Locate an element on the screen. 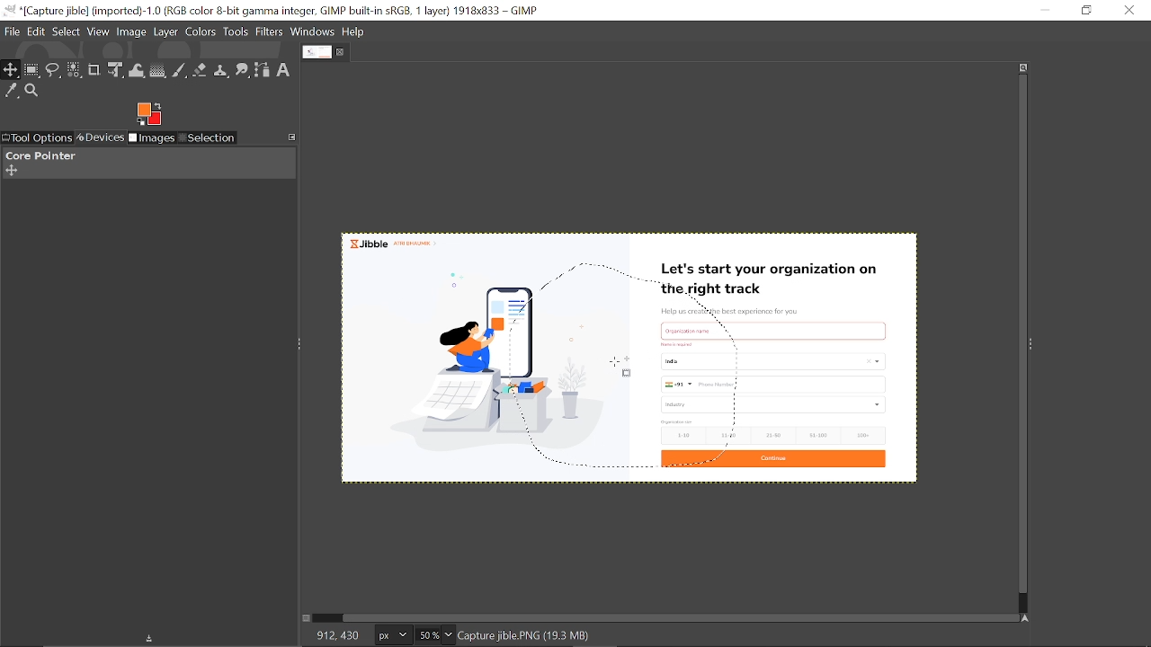 This screenshot has width=1151, height=647. Current Zoom is located at coordinates (426, 635).